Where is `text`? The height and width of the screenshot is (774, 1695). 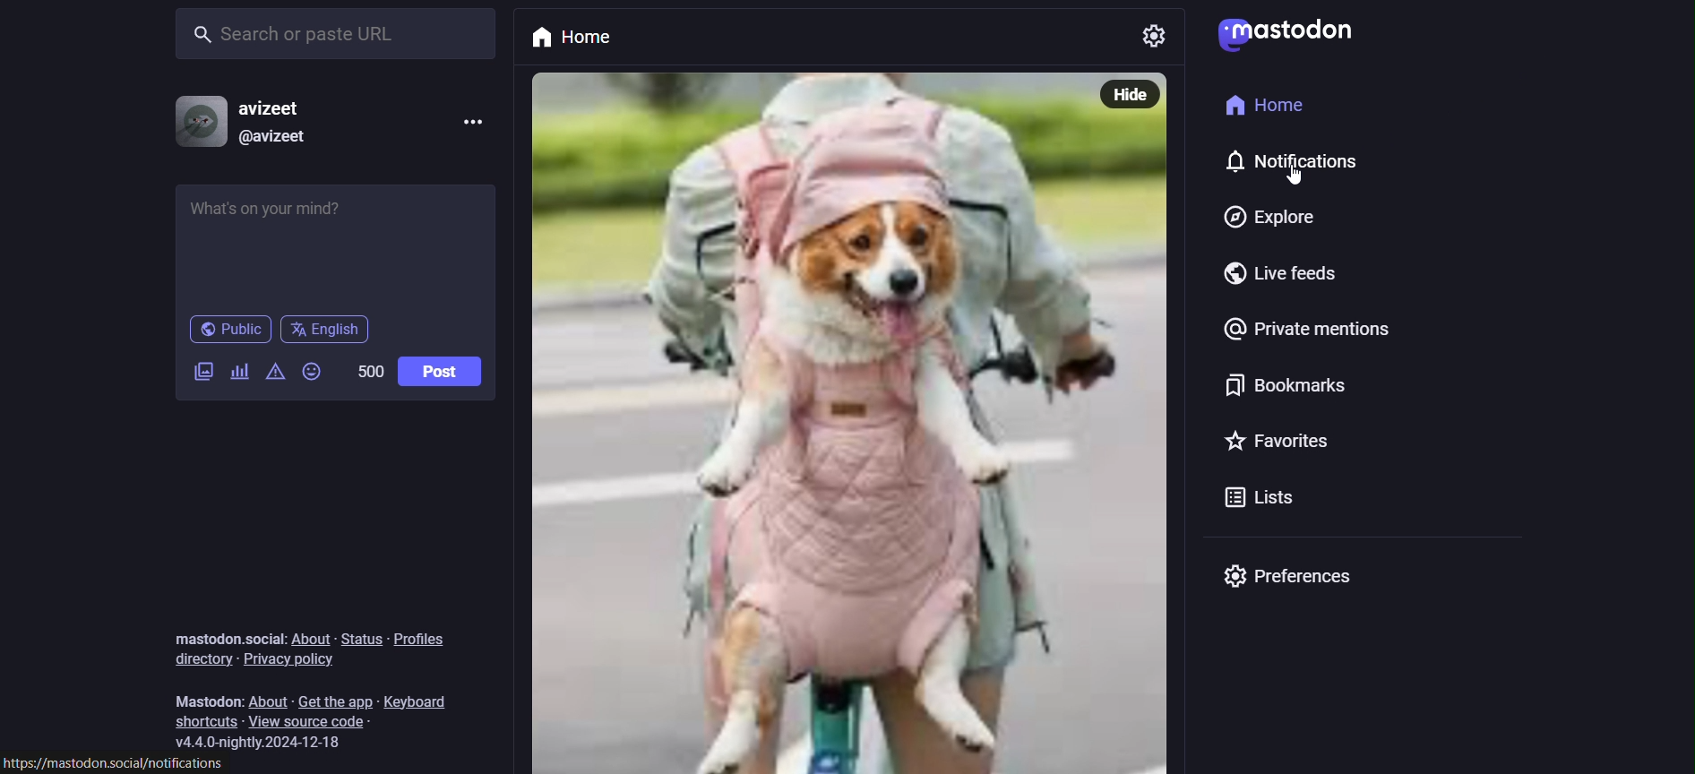
text is located at coordinates (226, 638).